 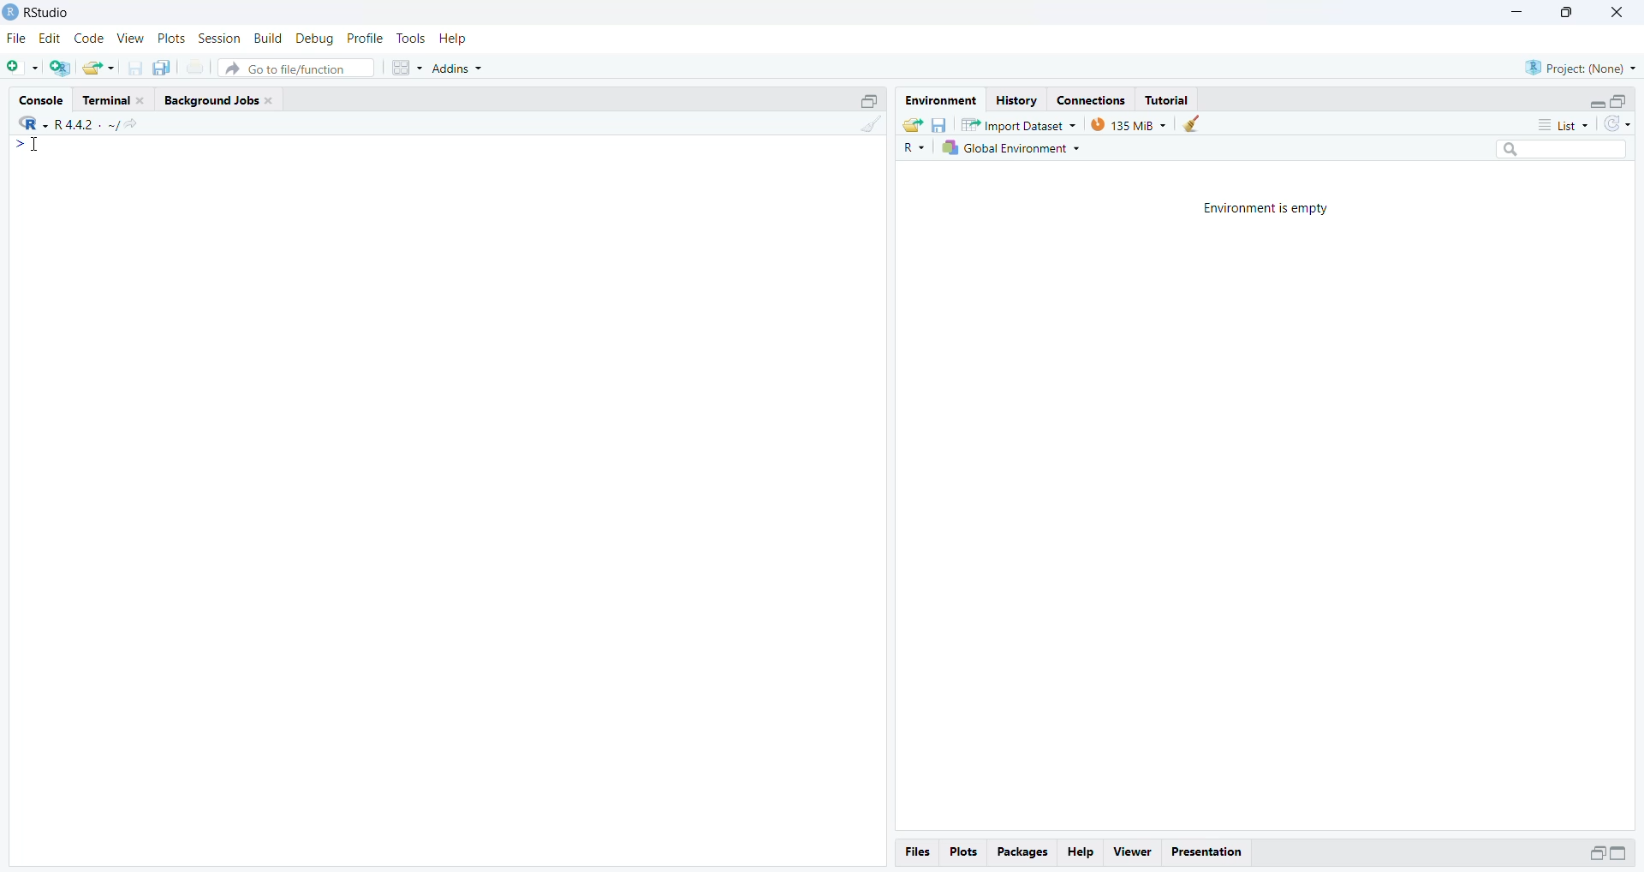 What do you see at coordinates (462, 64) in the screenshot?
I see `Addins` at bounding box center [462, 64].